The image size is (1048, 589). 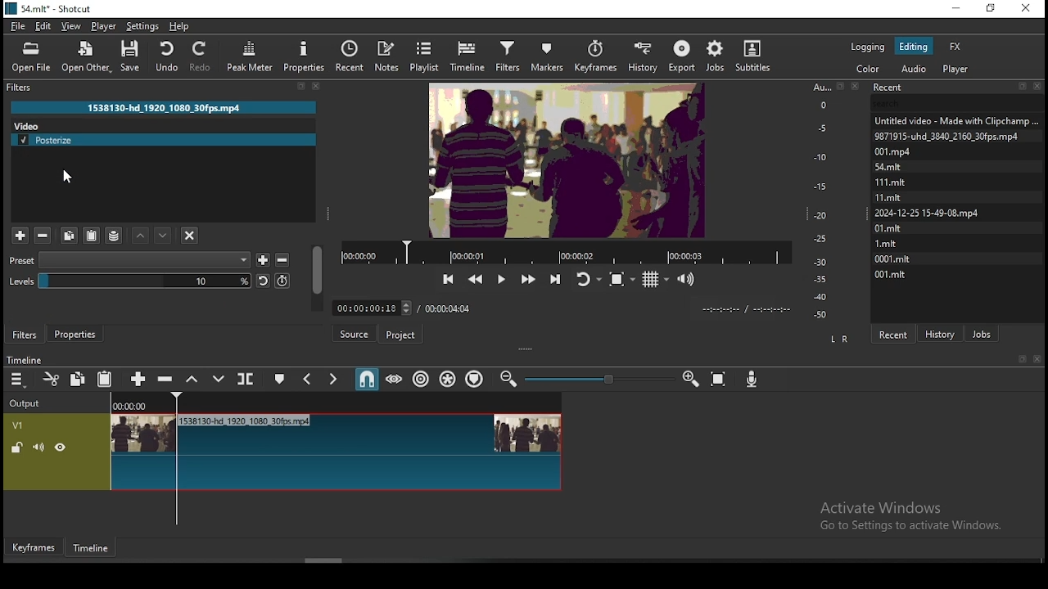 What do you see at coordinates (356, 333) in the screenshot?
I see `` at bounding box center [356, 333].